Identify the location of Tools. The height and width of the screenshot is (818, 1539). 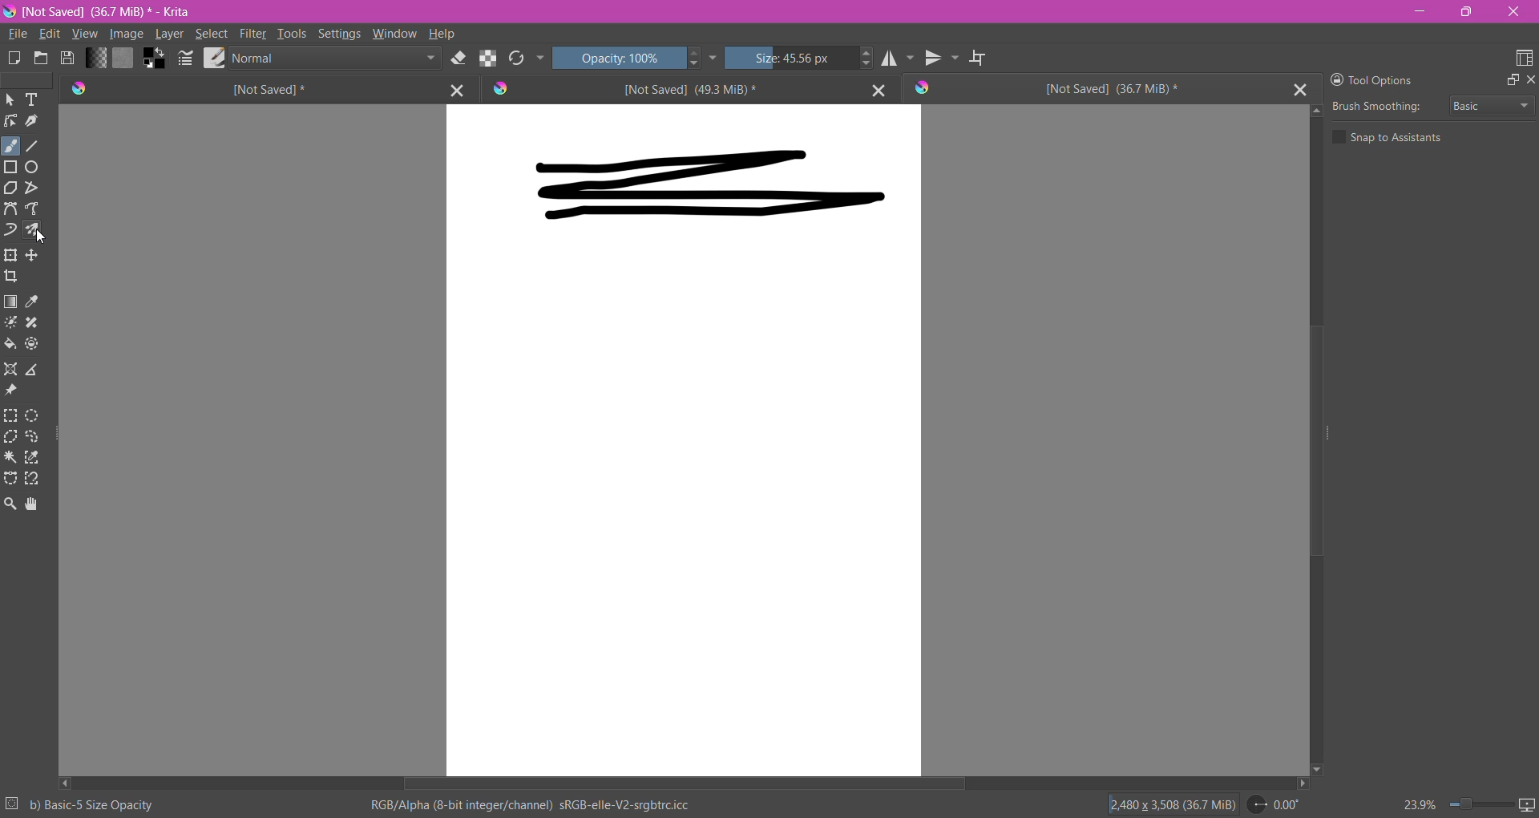
(293, 32).